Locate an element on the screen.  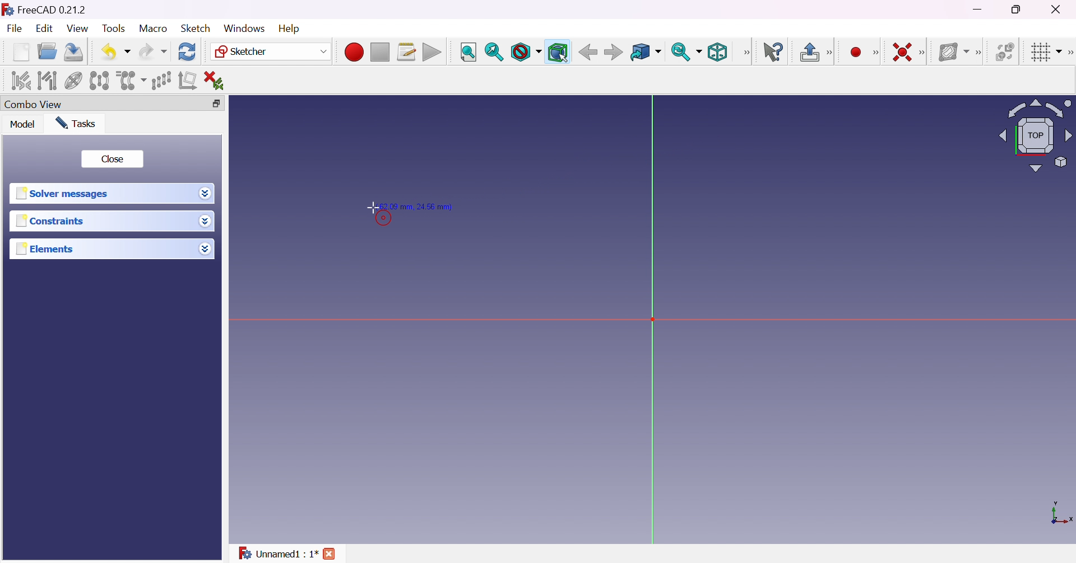
Tools is located at coordinates (115, 29).